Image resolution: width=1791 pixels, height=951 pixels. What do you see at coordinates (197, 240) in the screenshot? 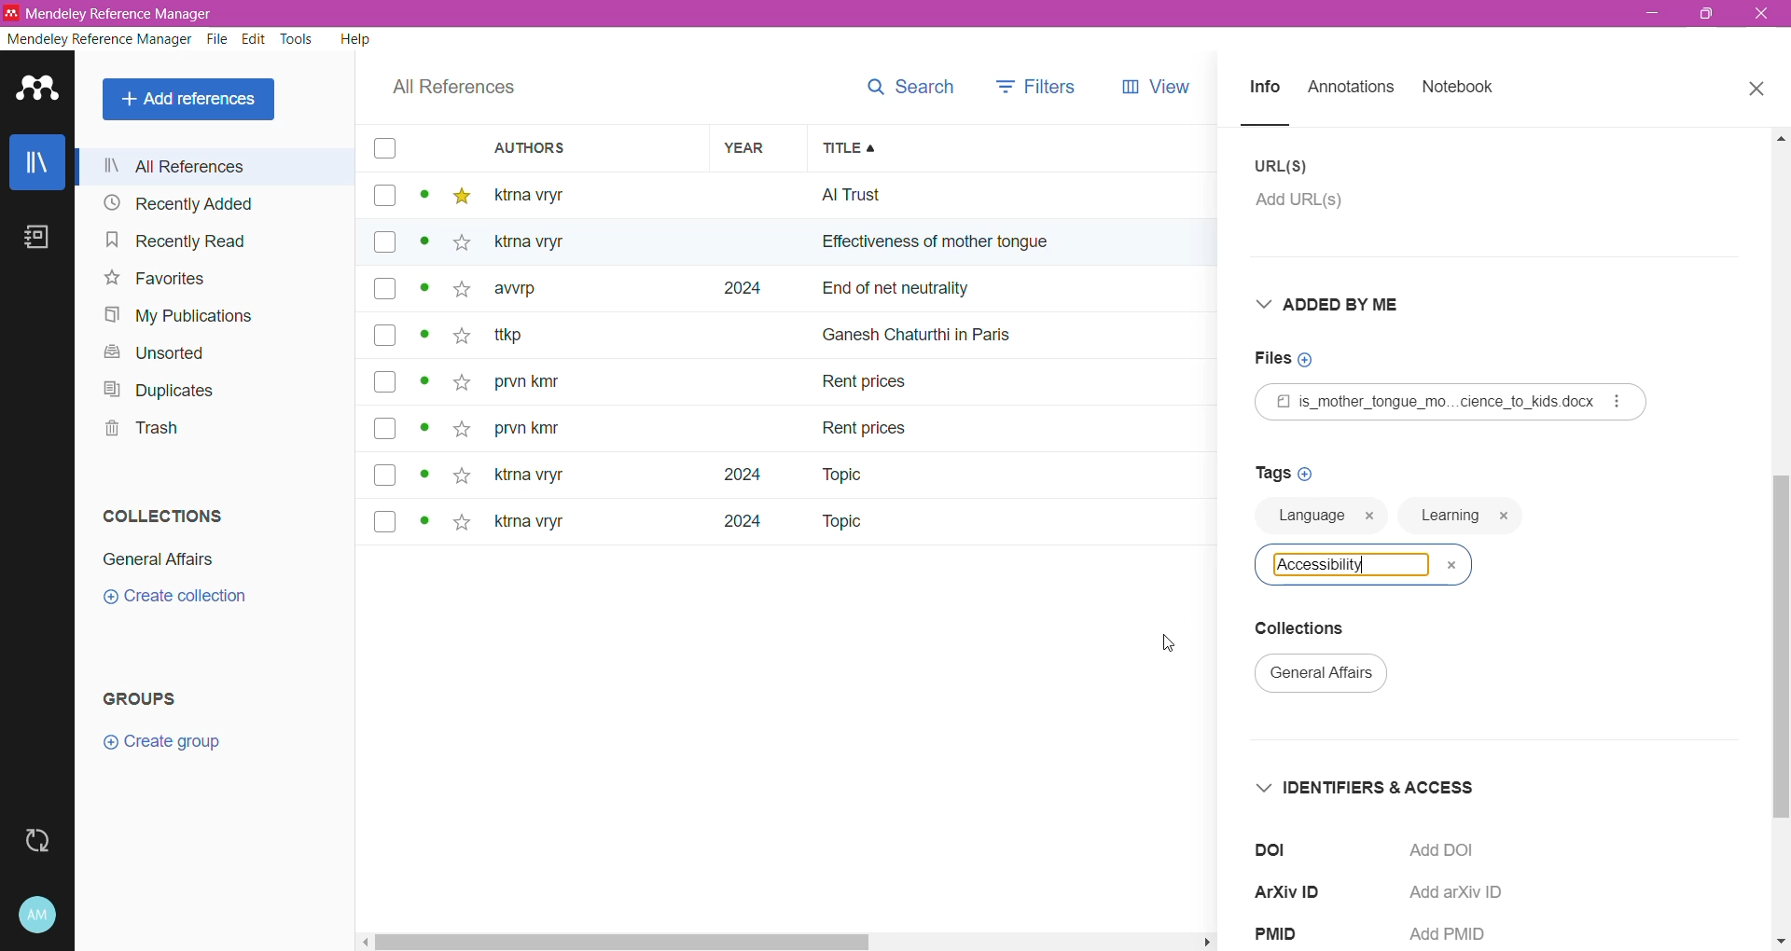
I see `Recently Read` at bounding box center [197, 240].